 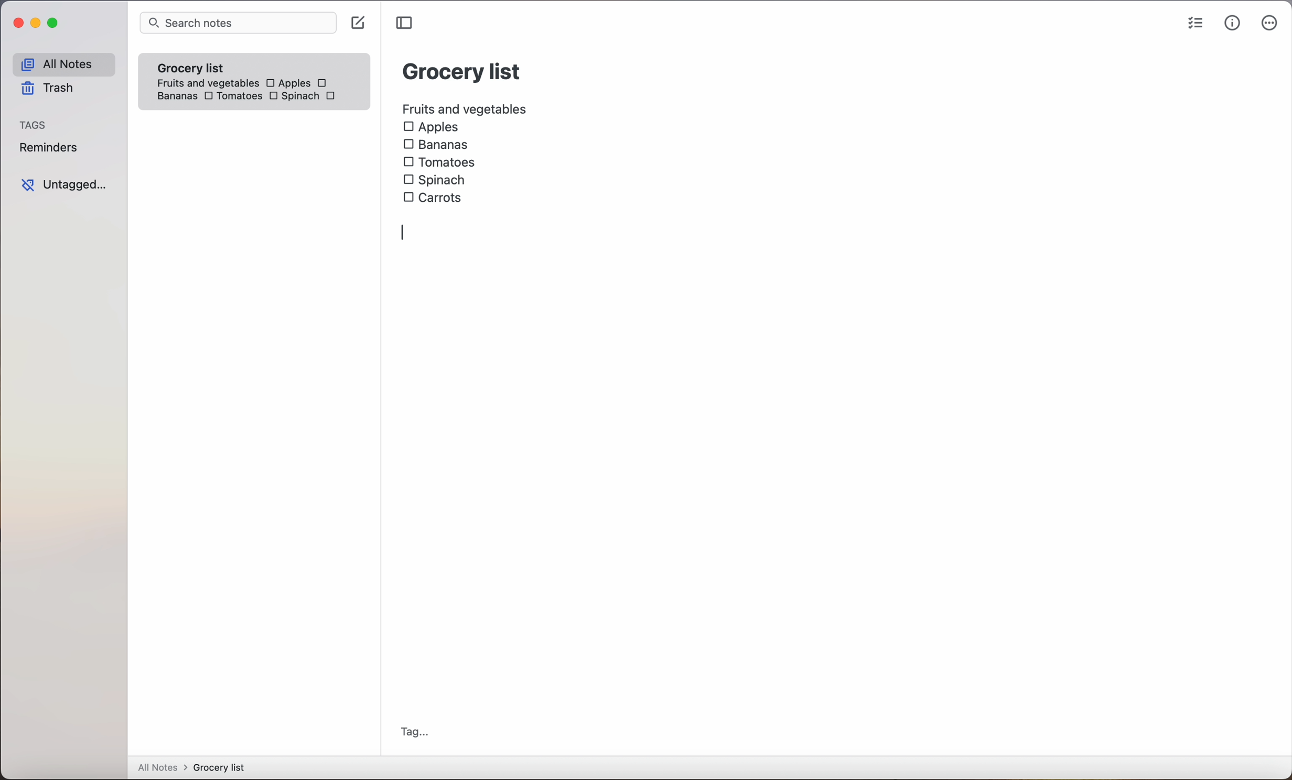 What do you see at coordinates (462, 70) in the screenshot?
I see `grocery list` at bounding box center [462, 70].